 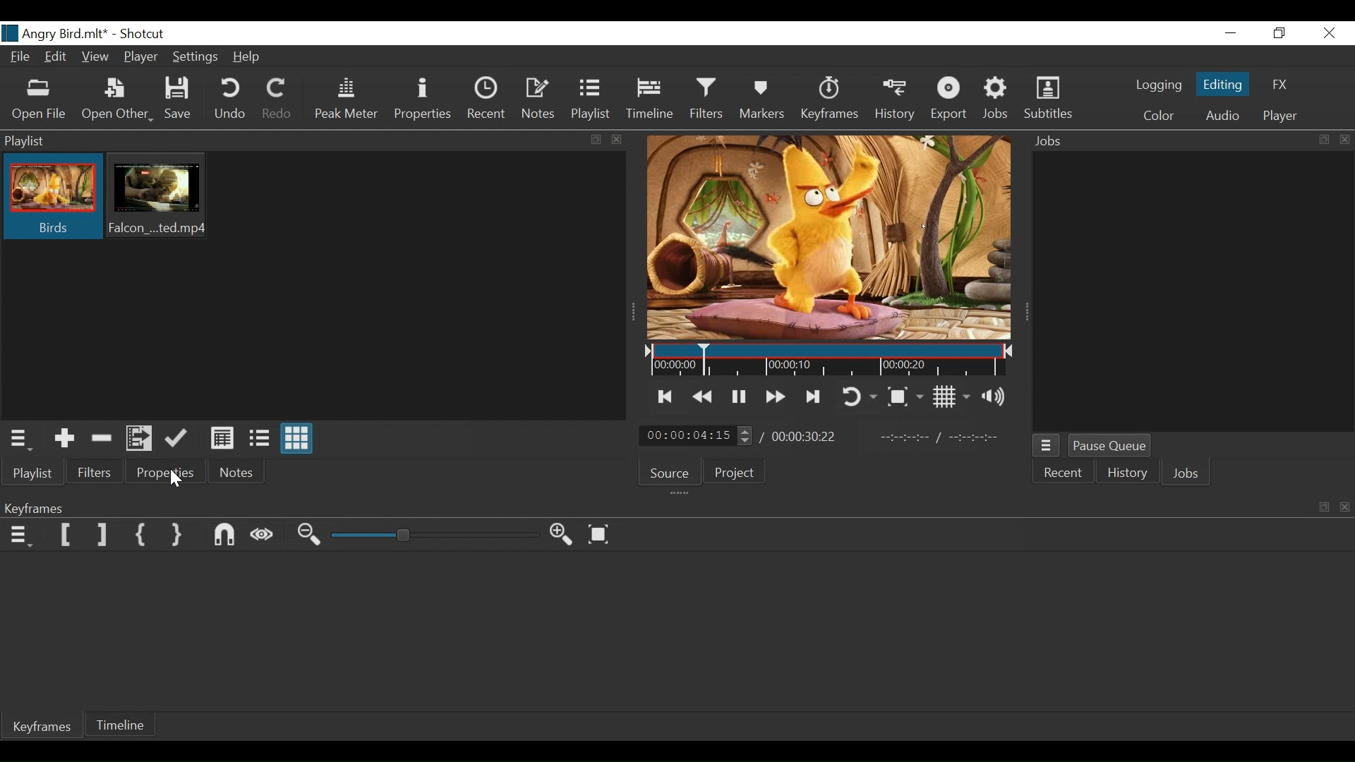 I want to click on Export, so click(x=947, y=101).